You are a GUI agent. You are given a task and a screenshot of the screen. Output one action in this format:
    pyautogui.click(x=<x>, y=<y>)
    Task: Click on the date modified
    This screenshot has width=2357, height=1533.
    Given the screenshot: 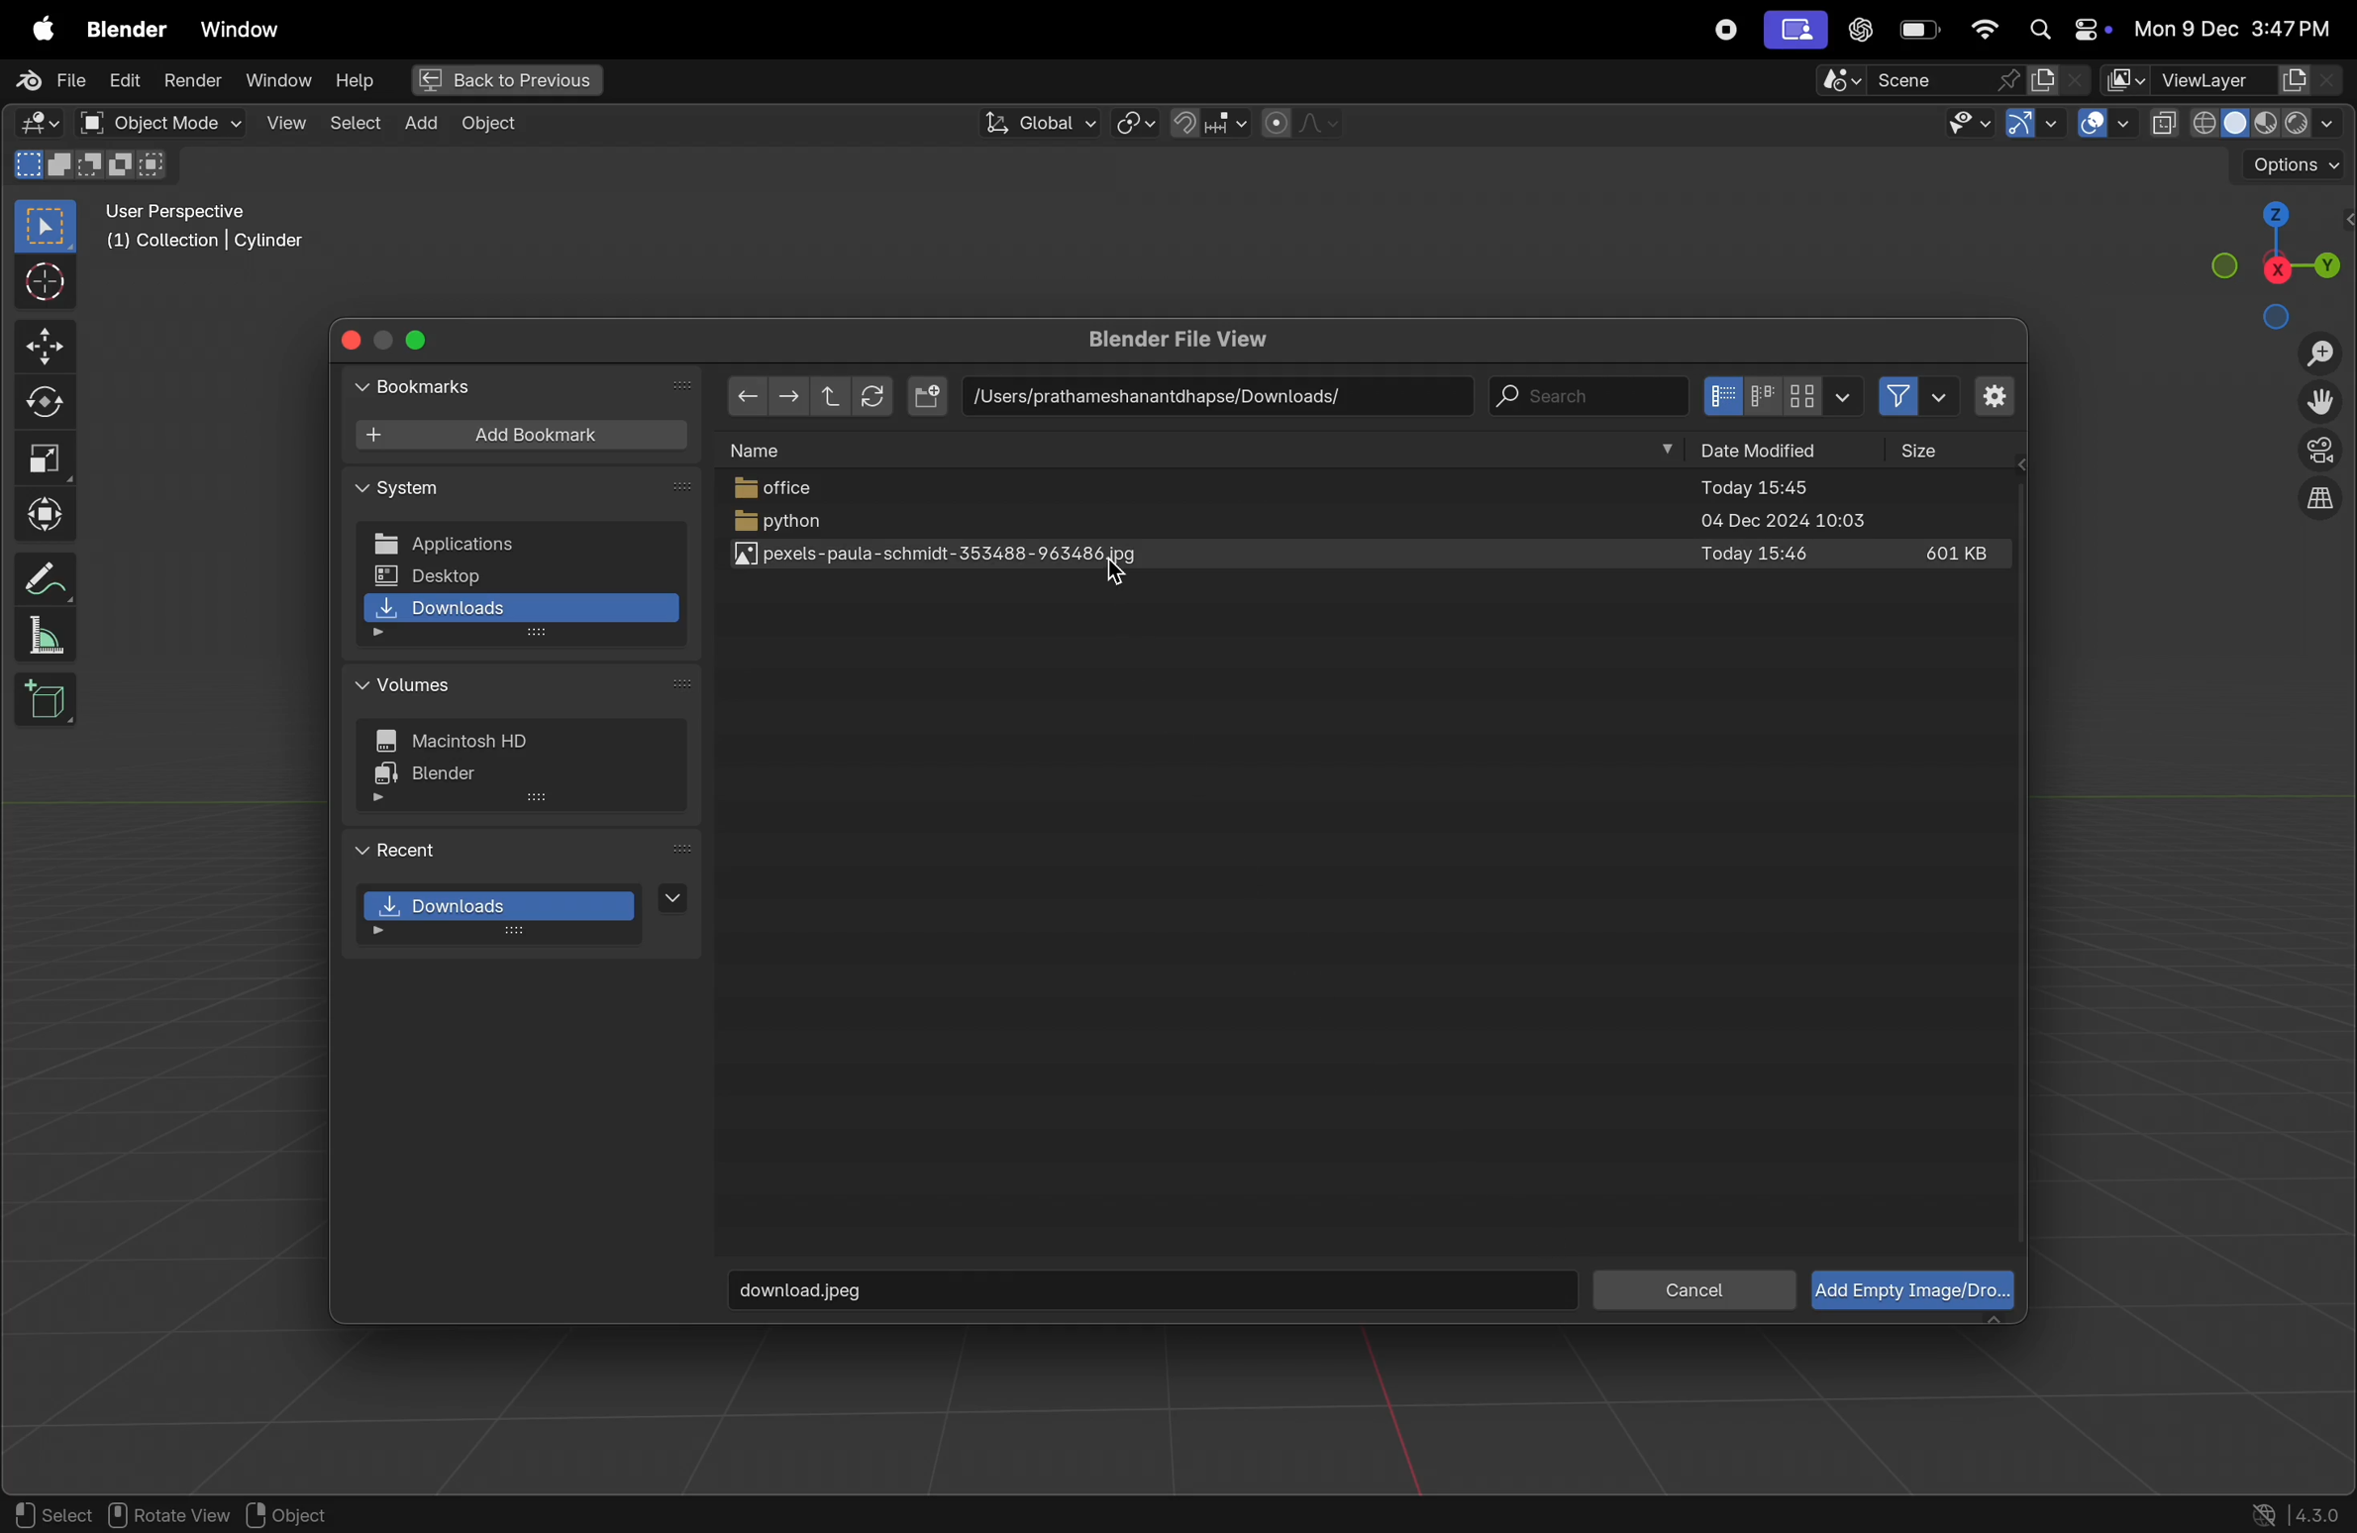 What is the action you would take?
    pyautogui.click(x=1754, y=452)
    